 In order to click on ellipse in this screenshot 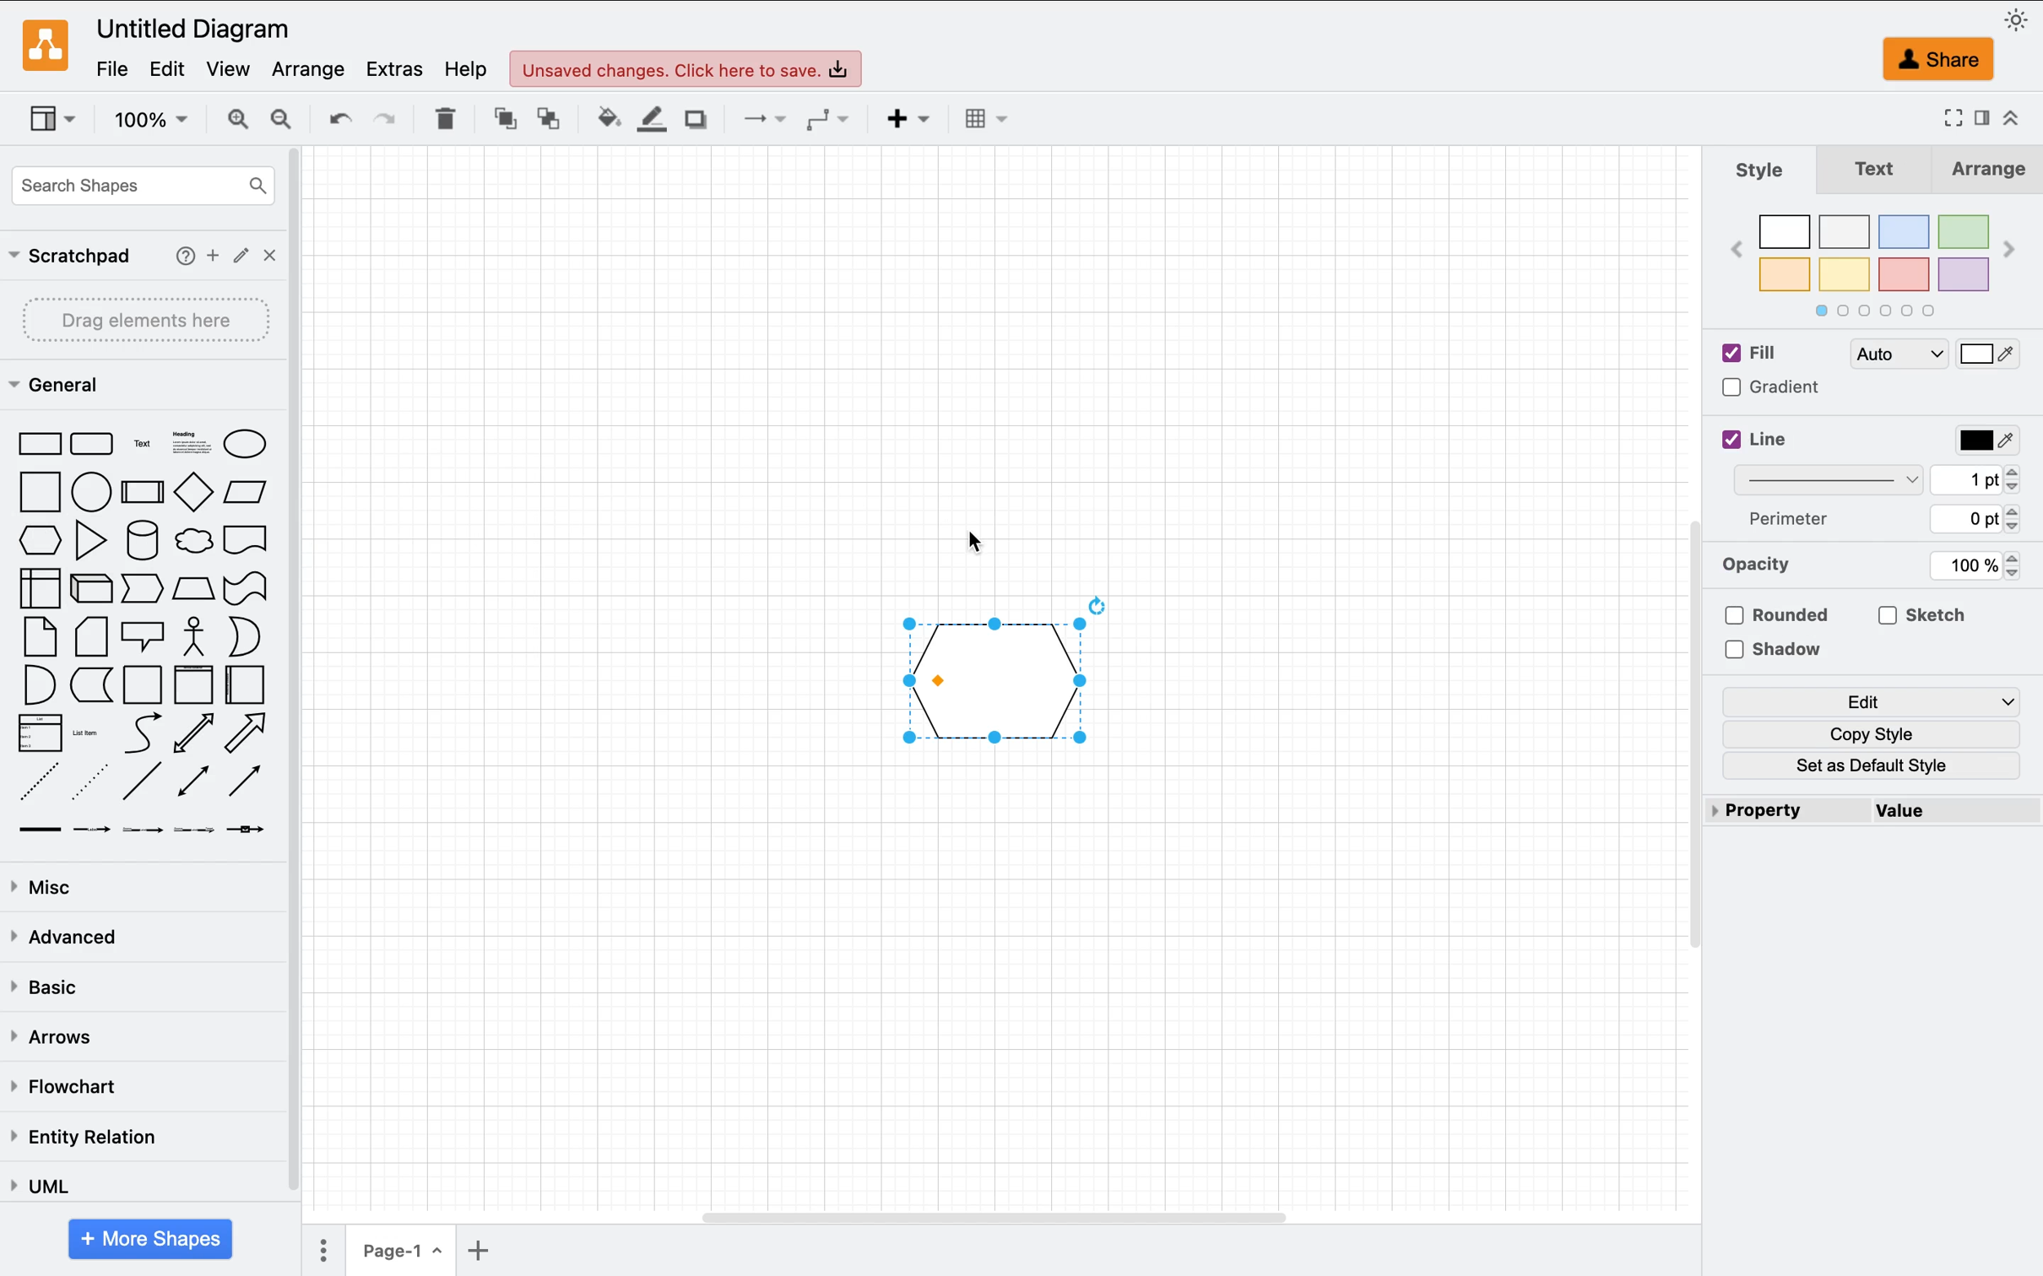, I will do `click(255, 441)`.